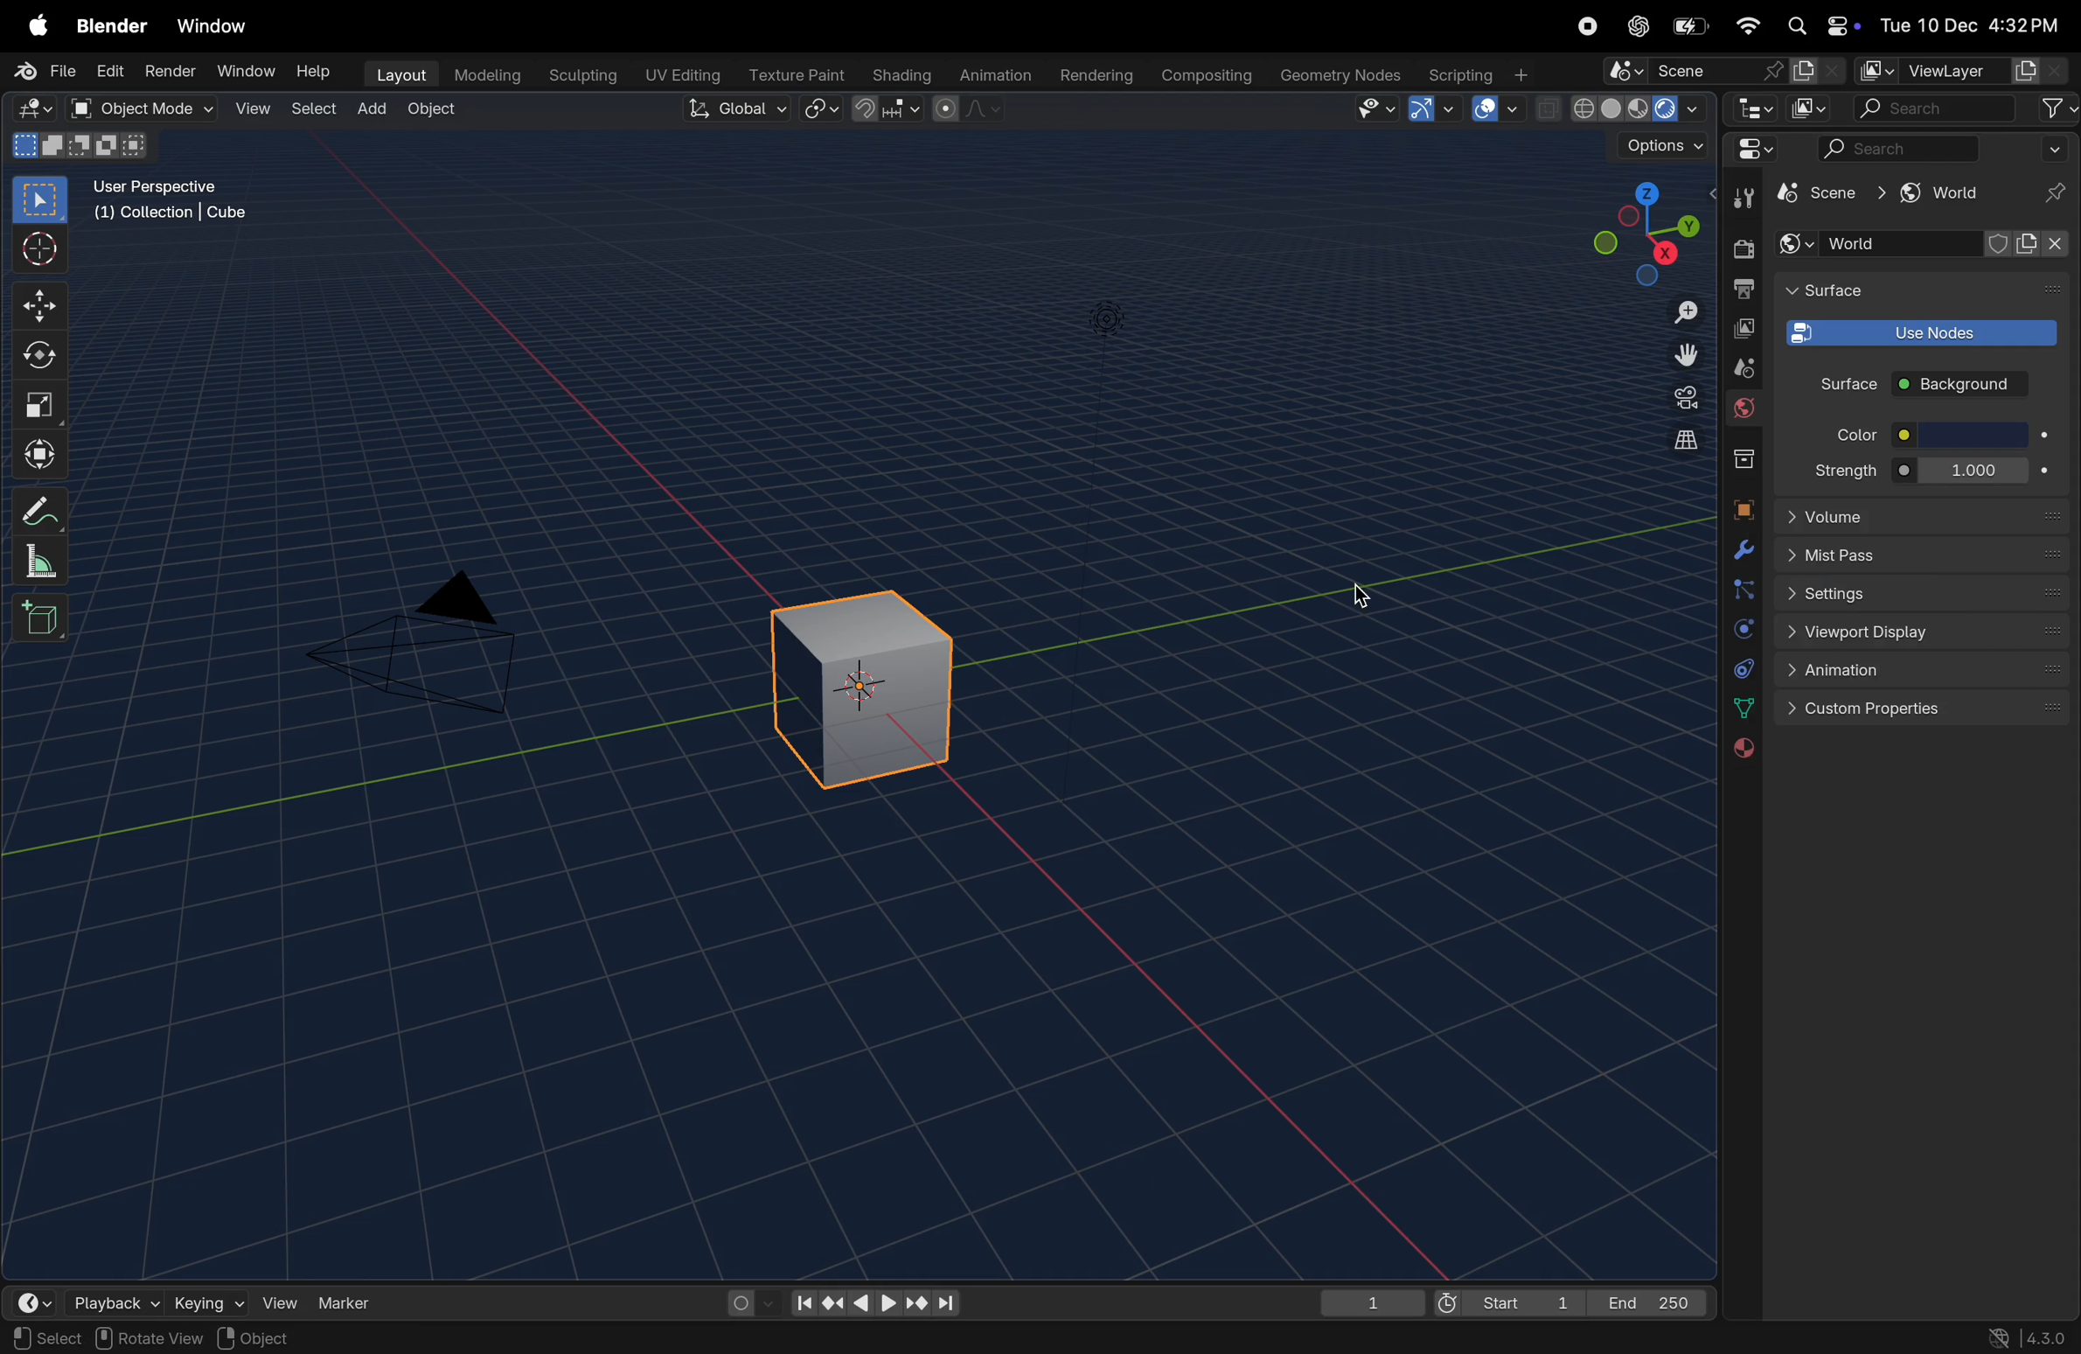 The height and width of the screenshot is (1354, 2081). Describe the element at coordinates (245, 72) in the screenshot. I see `Window` at that location.